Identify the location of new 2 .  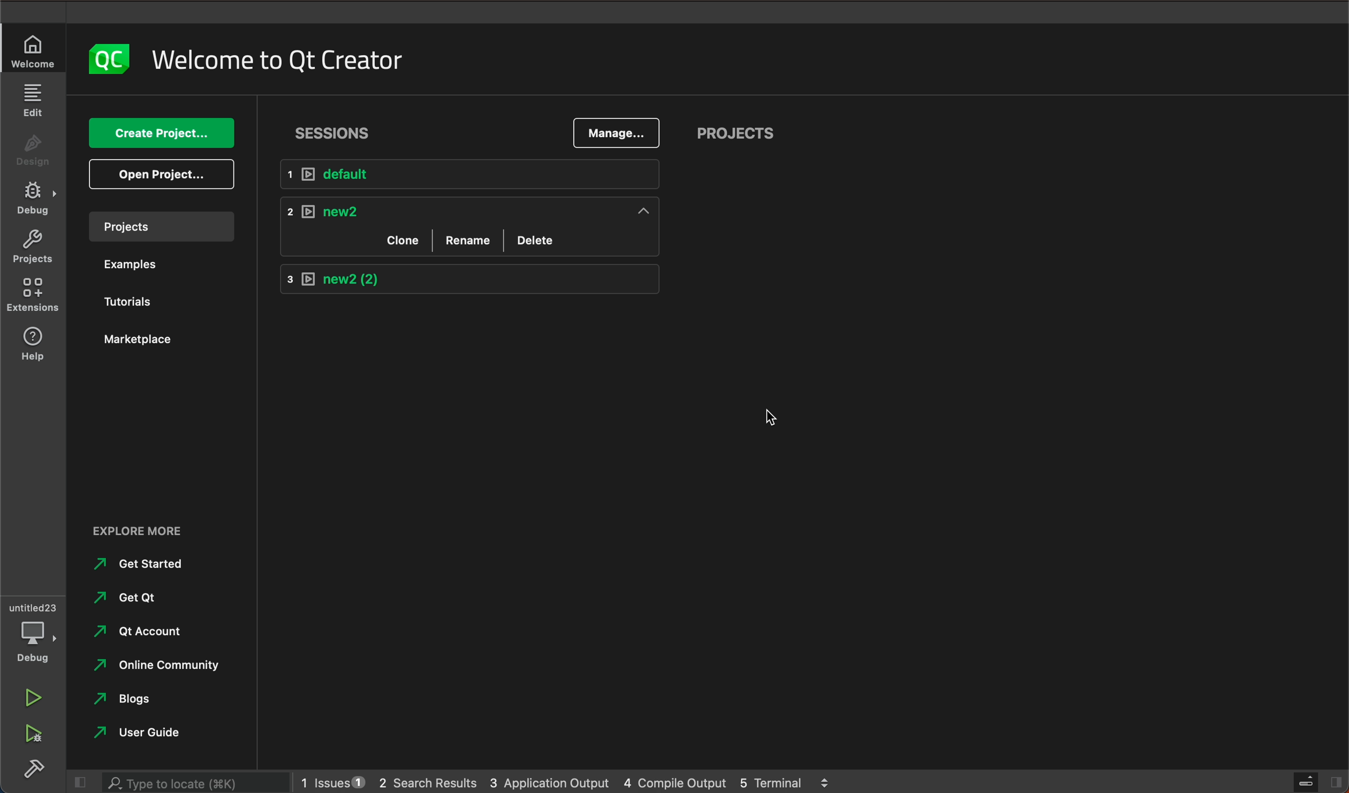
(467, 209).